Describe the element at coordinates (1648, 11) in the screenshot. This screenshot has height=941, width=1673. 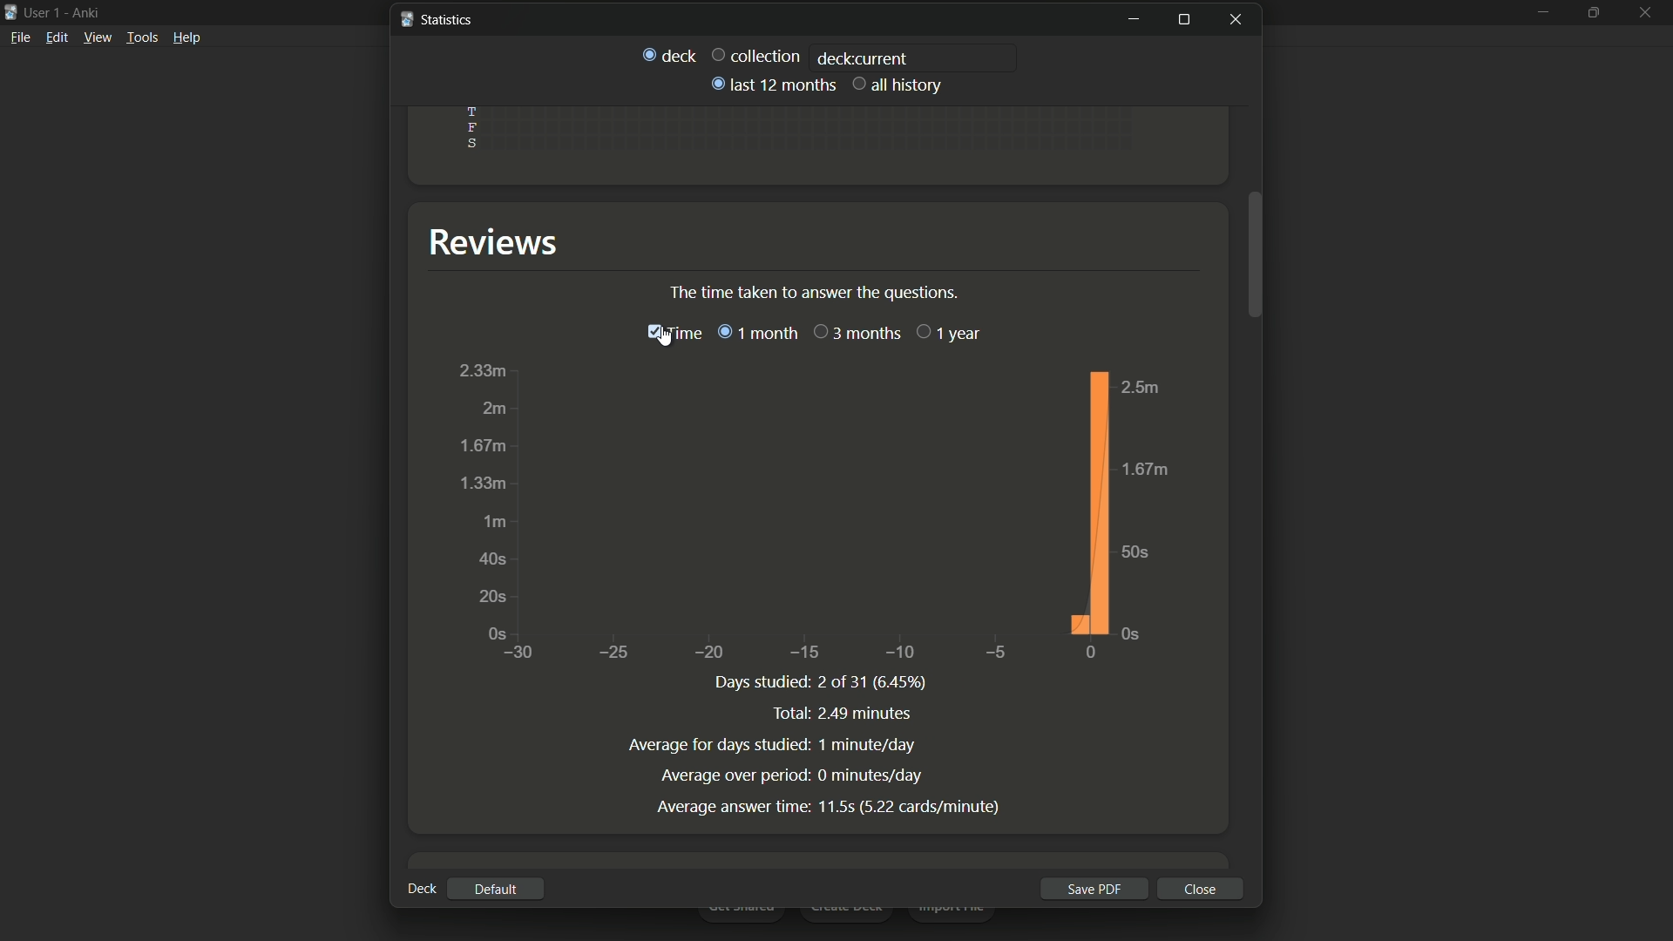
I see `close app` at that location.